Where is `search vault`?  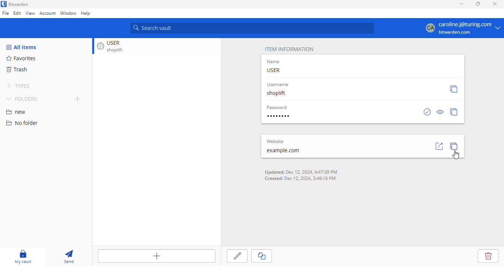
search vault is located at coordinates (252, 28).